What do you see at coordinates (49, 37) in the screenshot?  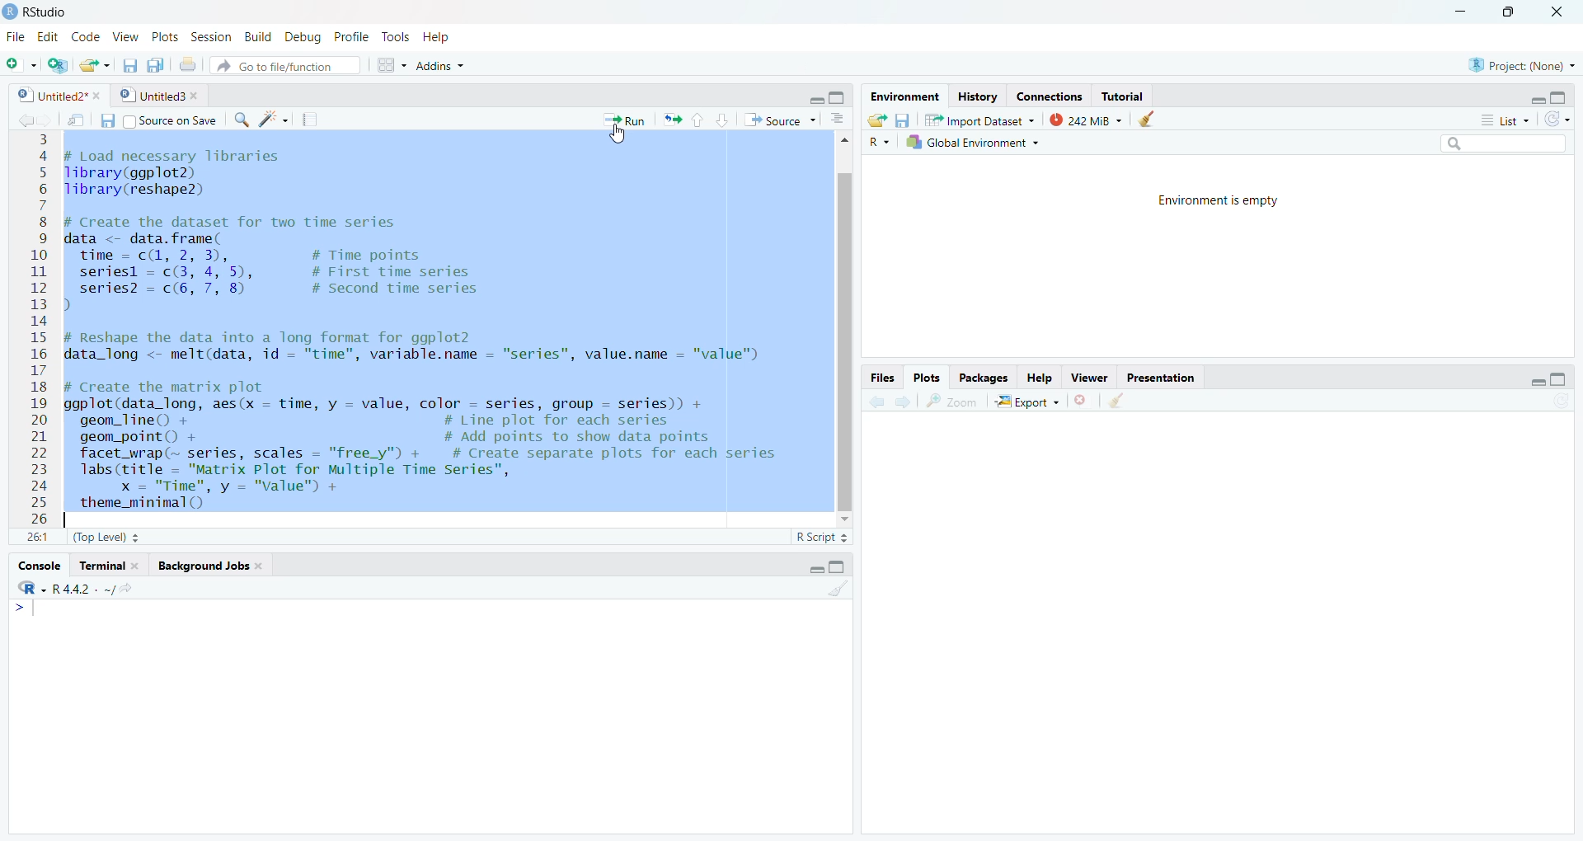 I see `Edit` at bounding box center [49, 37].